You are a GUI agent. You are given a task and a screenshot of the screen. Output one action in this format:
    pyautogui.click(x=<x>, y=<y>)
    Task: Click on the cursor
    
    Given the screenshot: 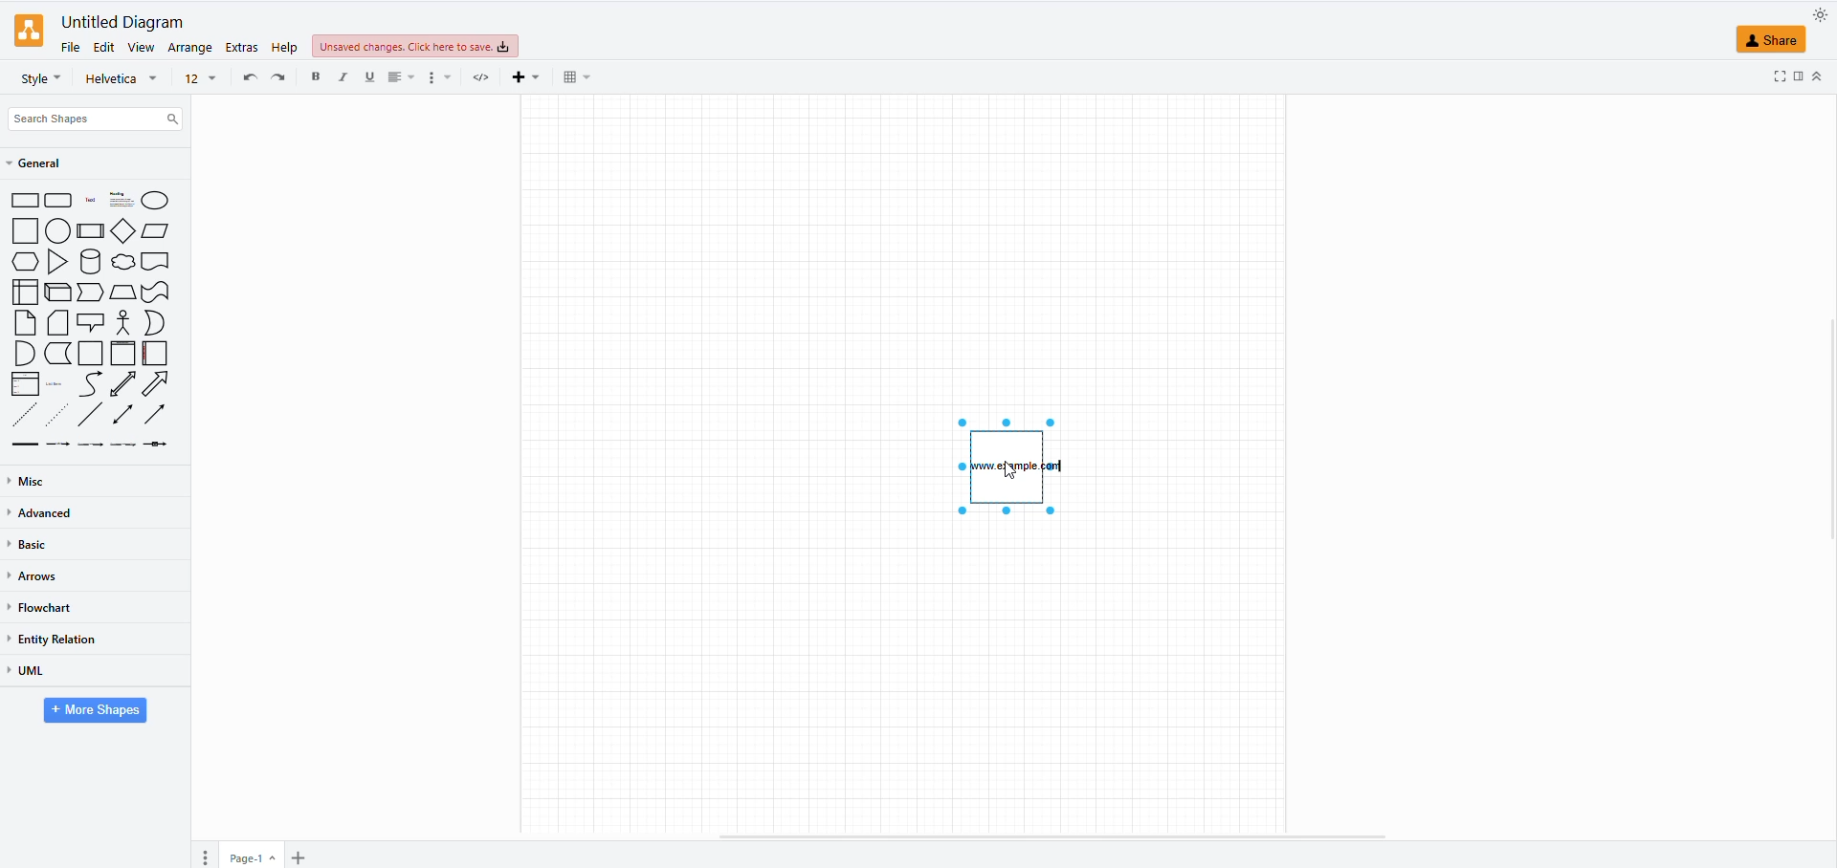 What is the action you would take?
    pyautogui.click(x=1014, y=474)
    